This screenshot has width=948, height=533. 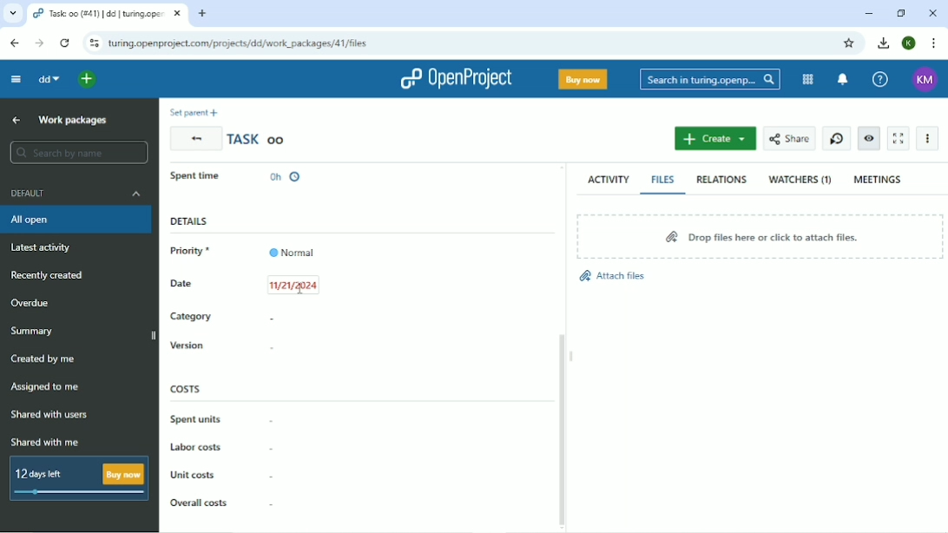 What do you see at coordinates (187, 345) in the screenshot?
I see `Version` at bounding box center [187, 345].